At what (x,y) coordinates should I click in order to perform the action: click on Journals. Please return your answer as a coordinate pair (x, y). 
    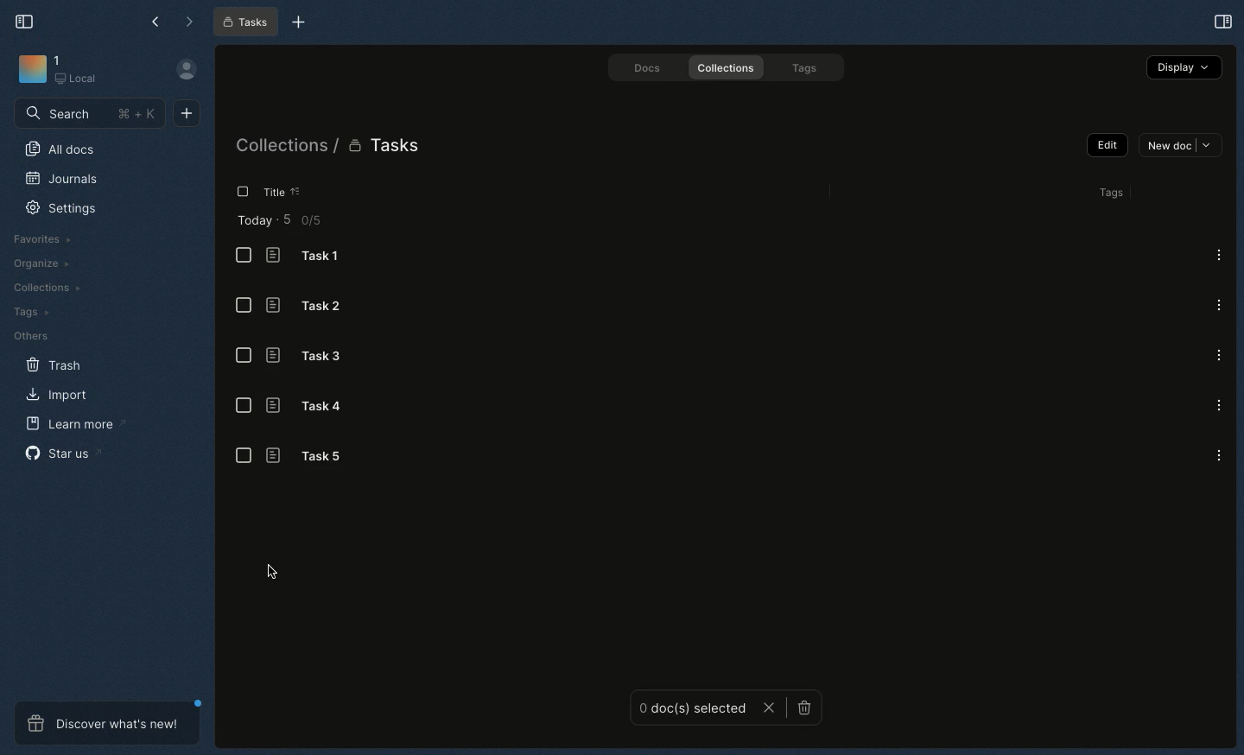
    Looking at the image, I should click on (62, 179).